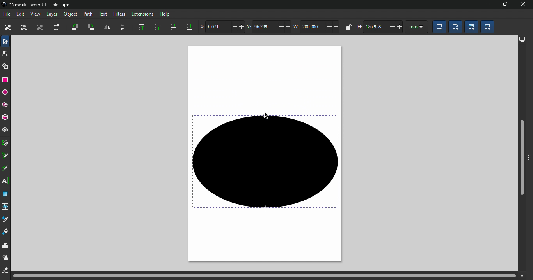 The height and width of the screenshot is (280, 533). I want to click on Horizontal scroll bar, so click(269, 276).